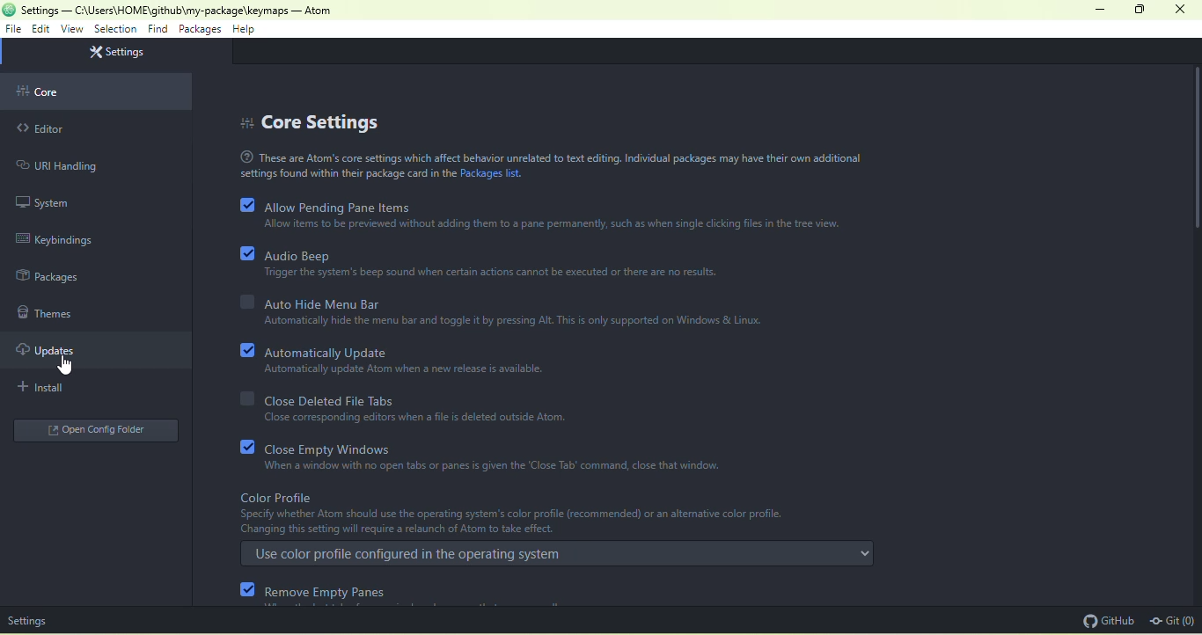 Image resolution: width=1202 pixels, height=635 pixels. Describe the element at coordinates (15, 31) in the screenshot. I see `file` at that location.